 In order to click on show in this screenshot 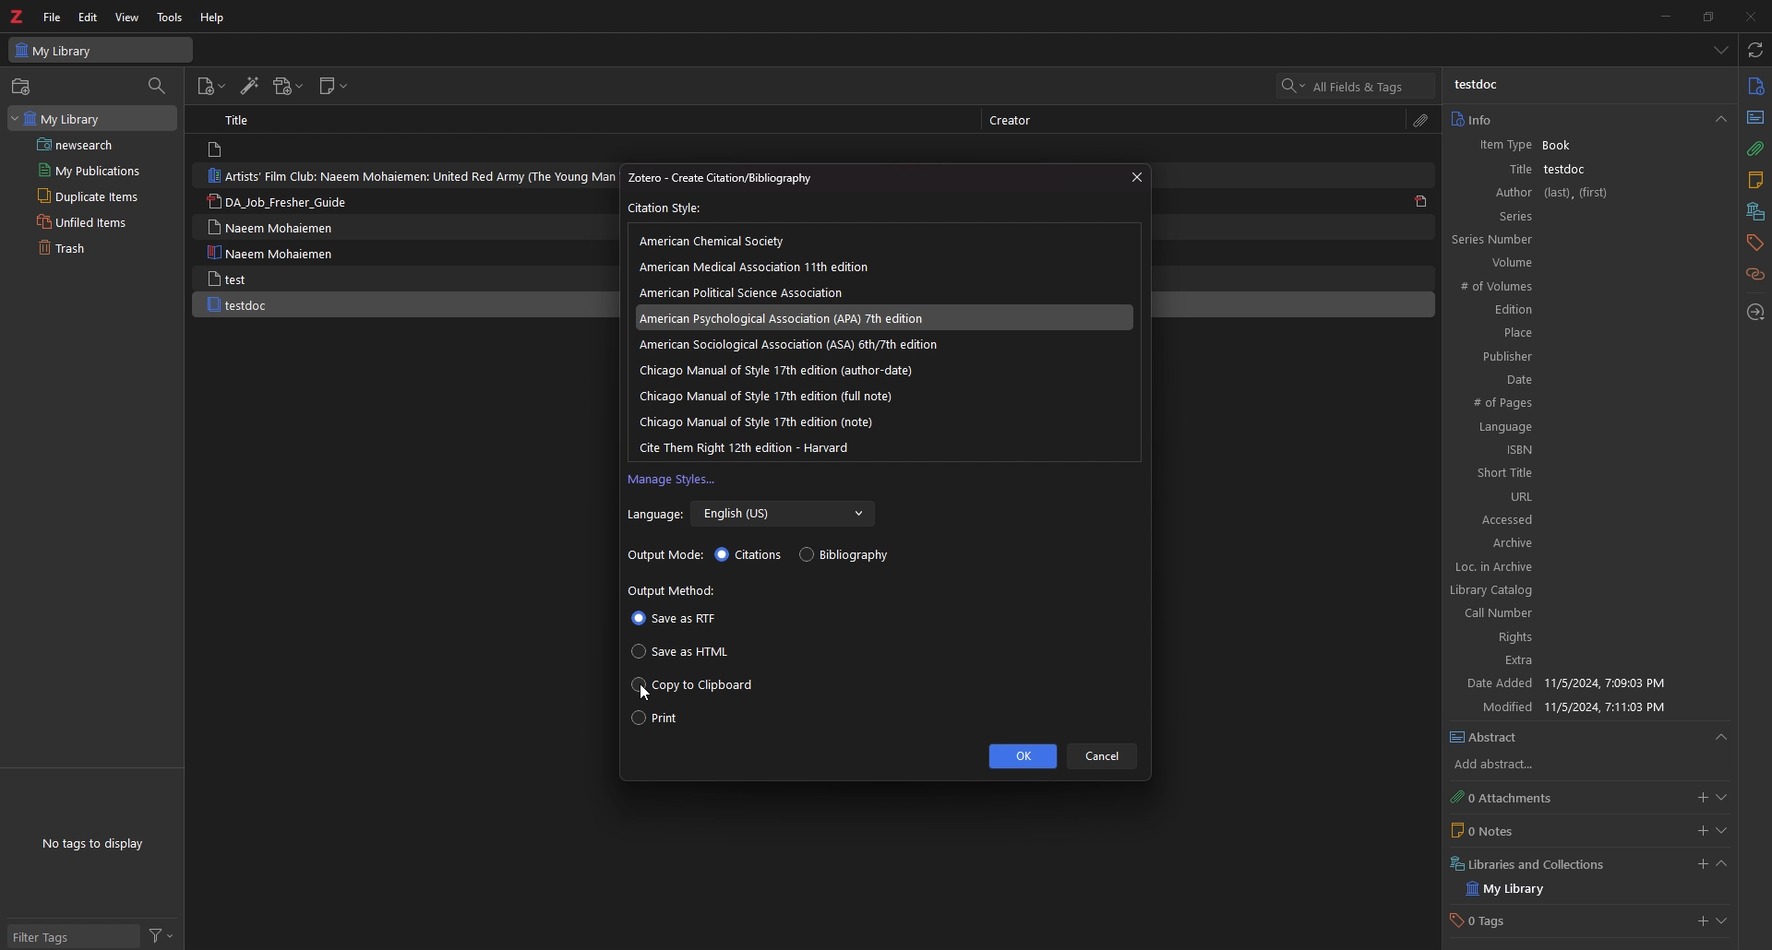, I will do `click(1721, 798)`.